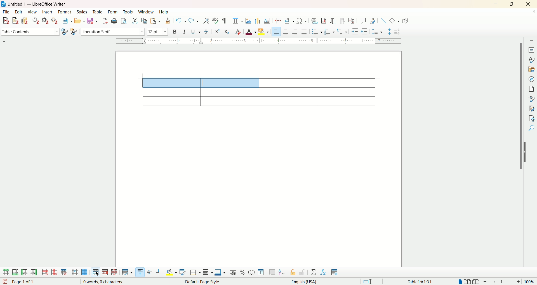 The width and height of the screenshot is (537, 285). I want to click on single page view, so click(460, 281).